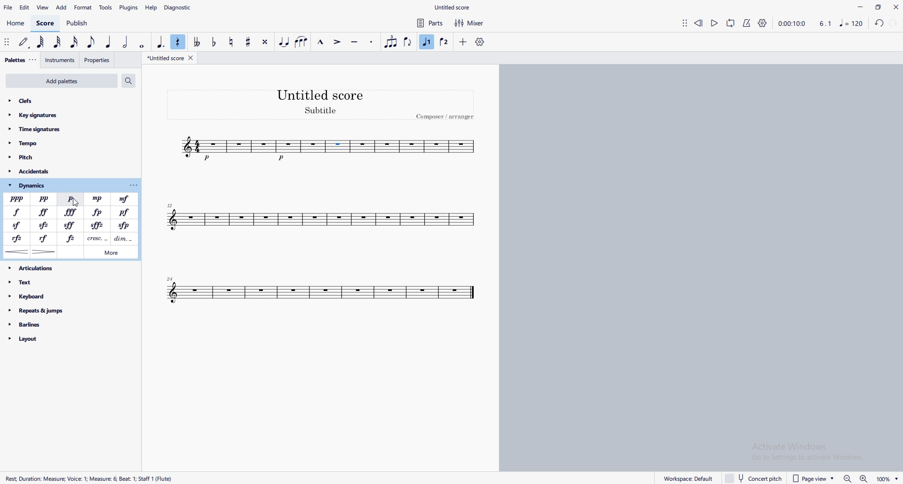 This screenshot has width=903, height=484. I want to click on half note, so click(127, 41).